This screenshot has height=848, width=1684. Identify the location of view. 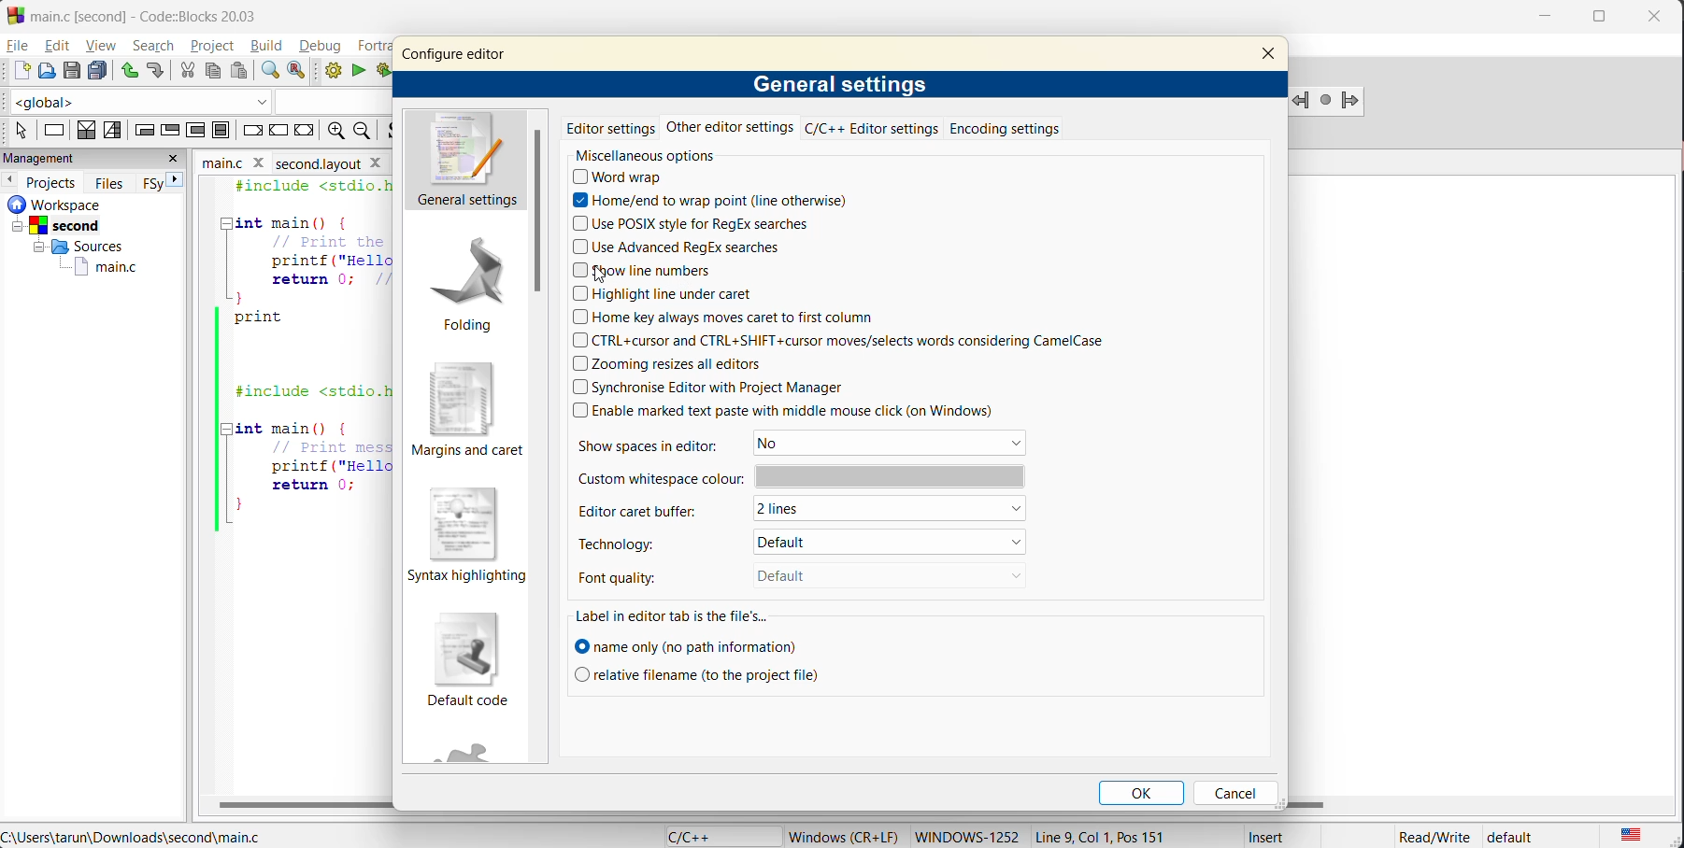
(106, 46).